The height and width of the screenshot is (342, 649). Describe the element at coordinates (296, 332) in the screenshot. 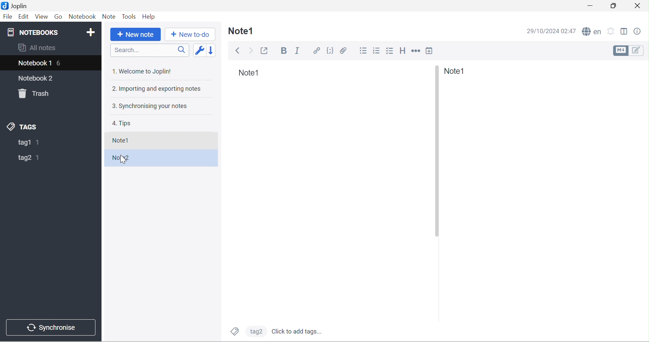

I see `Click to add tags...` at that location.